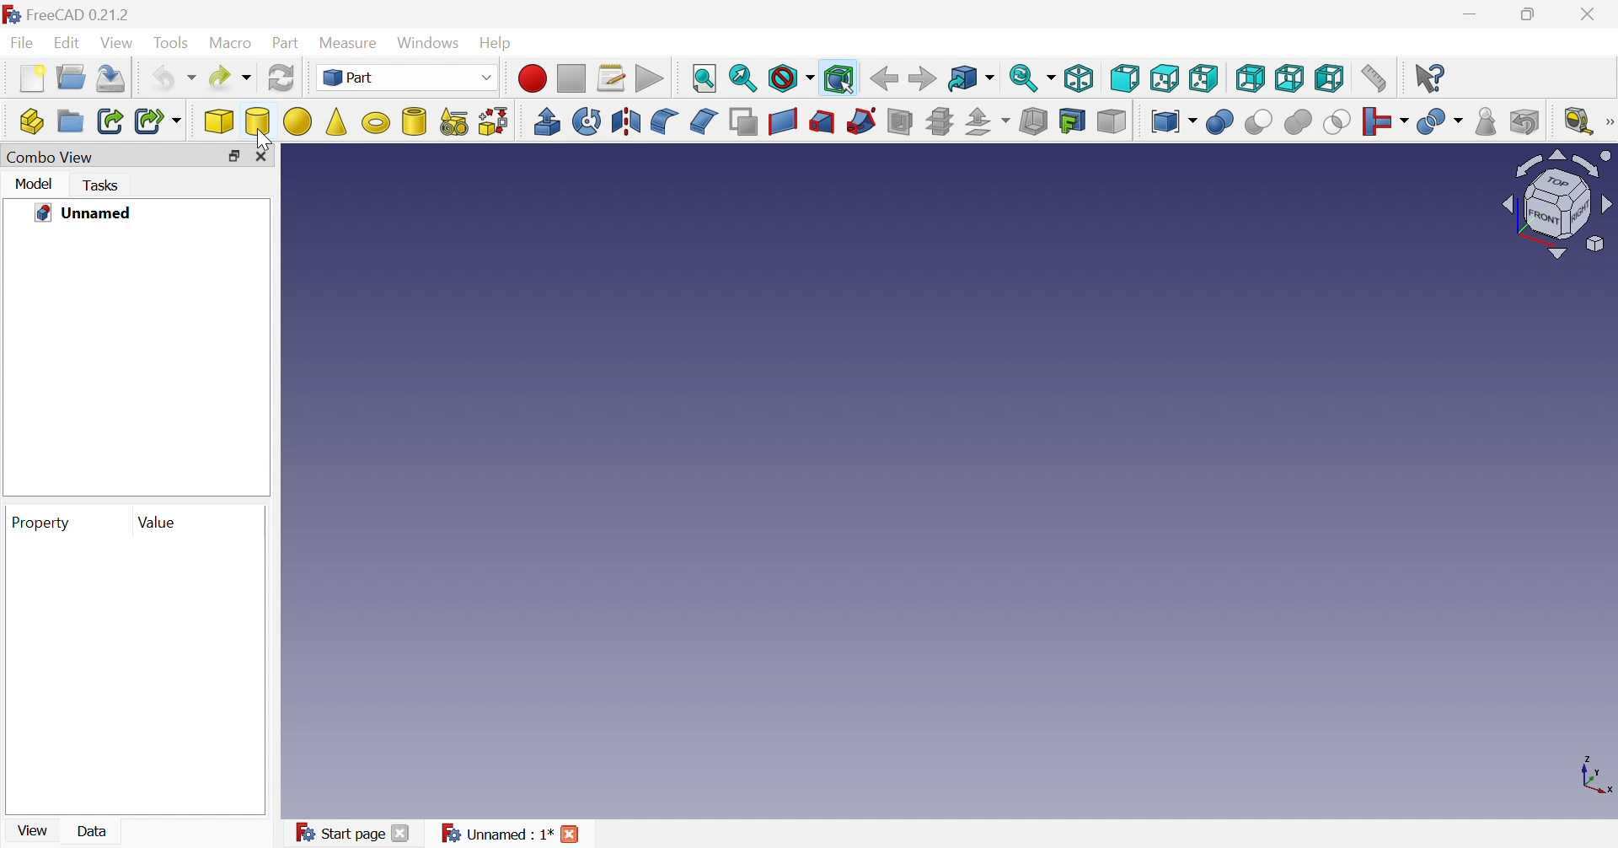  Describe the element at coordinates (1441, 121) in the screenshot. I see `Split objects` at that location.